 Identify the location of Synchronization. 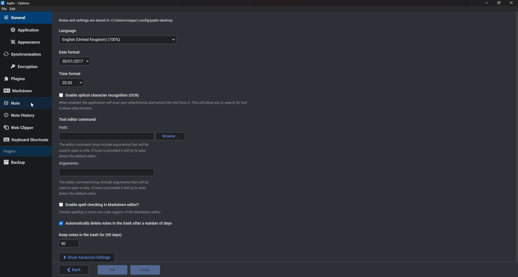
(23, 54).